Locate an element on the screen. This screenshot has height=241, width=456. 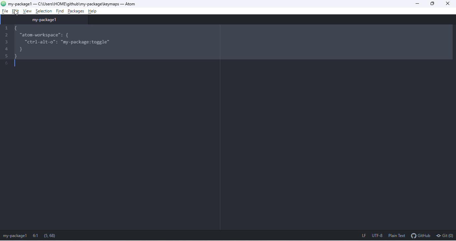
typing cursor is located at coordinates (15, 64).